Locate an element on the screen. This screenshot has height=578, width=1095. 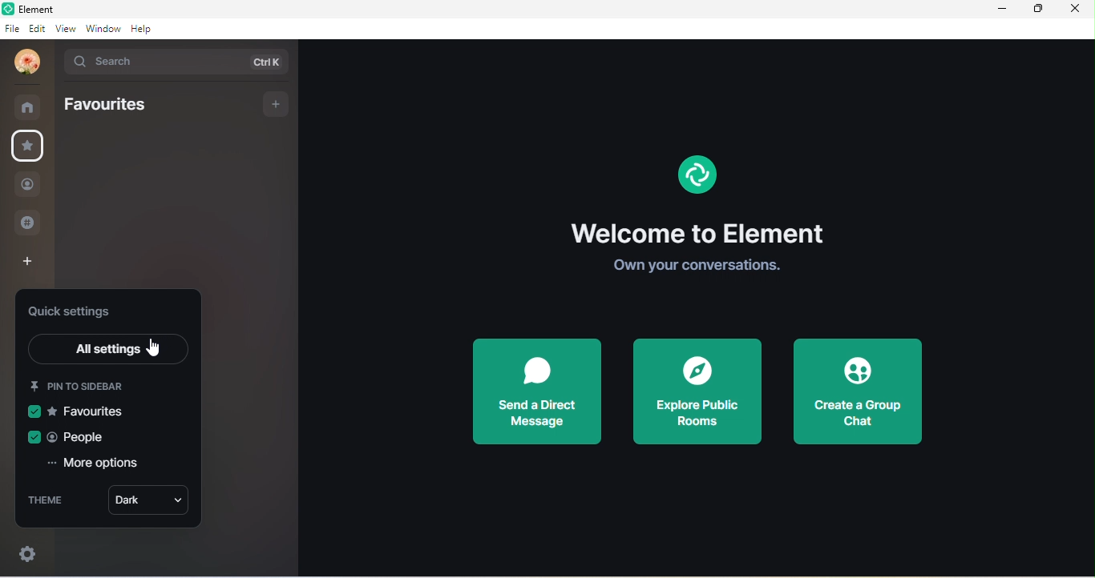
help is located at coordinates (143, 29).